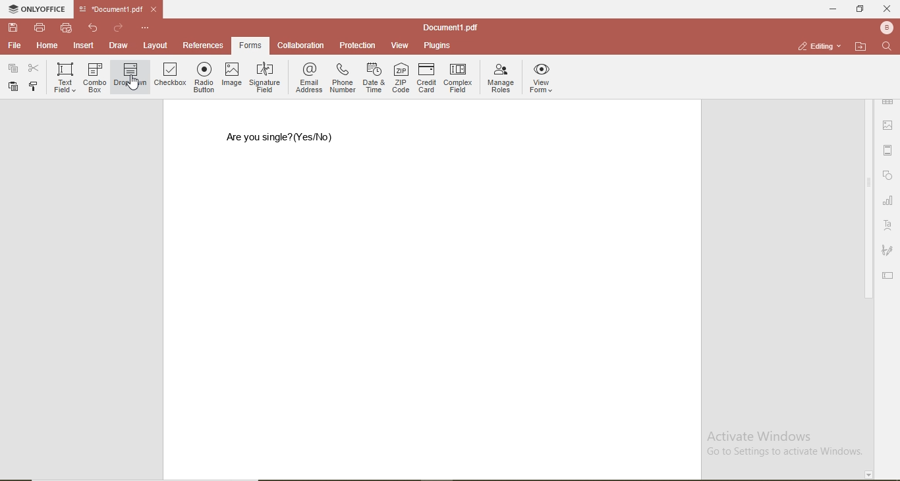 The height and width of the screenshot is (481, 900). I want to click on date & time, so click(374, 78).